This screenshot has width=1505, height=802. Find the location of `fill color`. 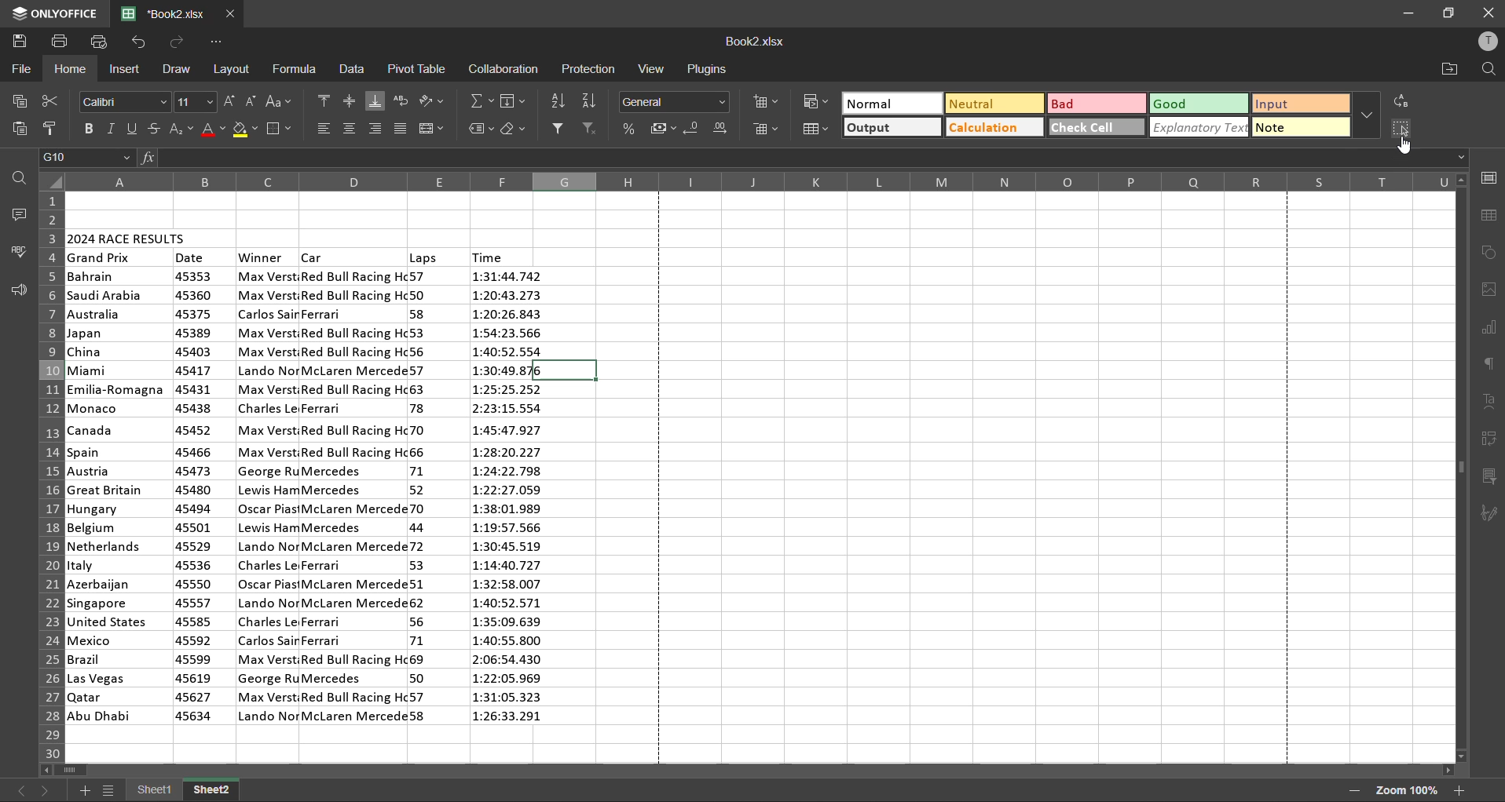

fill color is located at coordinates (245, 133).